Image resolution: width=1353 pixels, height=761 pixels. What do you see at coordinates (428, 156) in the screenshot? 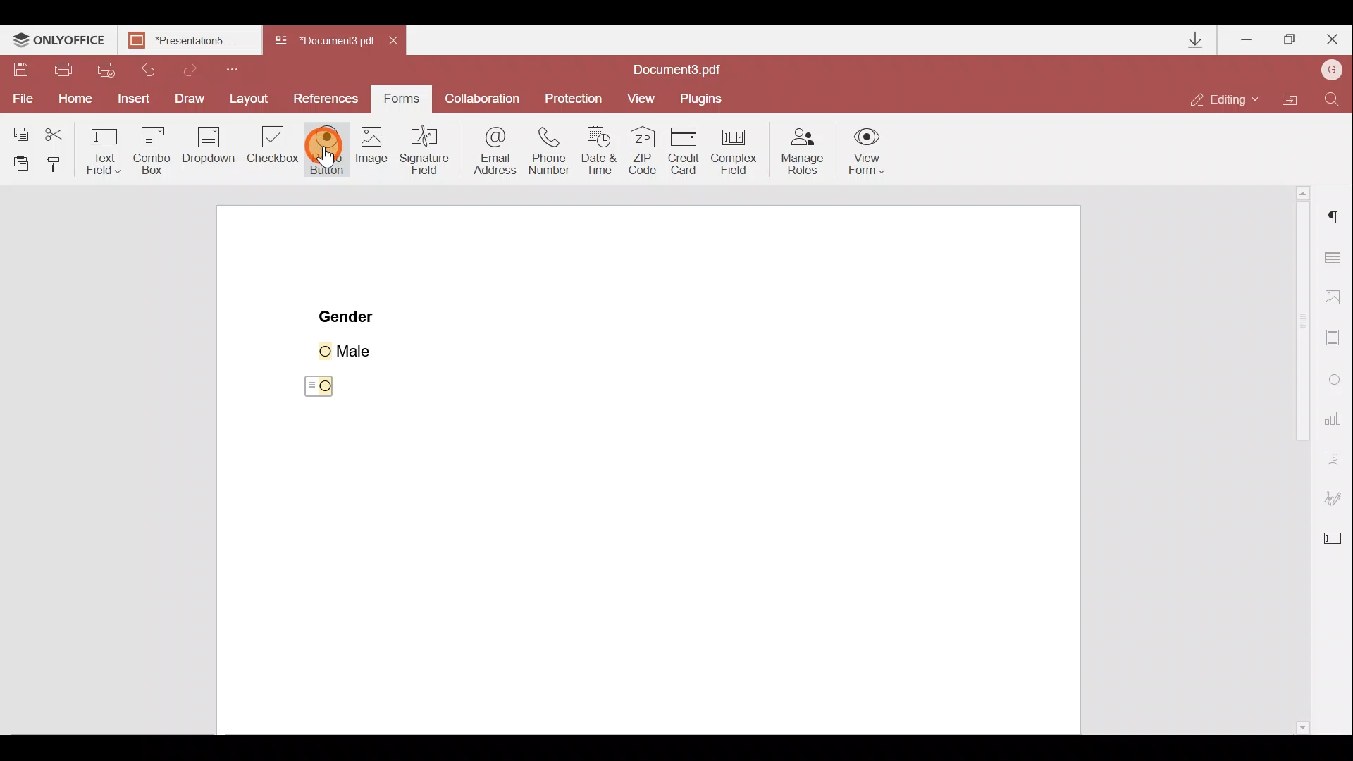
I see `Signature field` at bounding box center [428, 156].